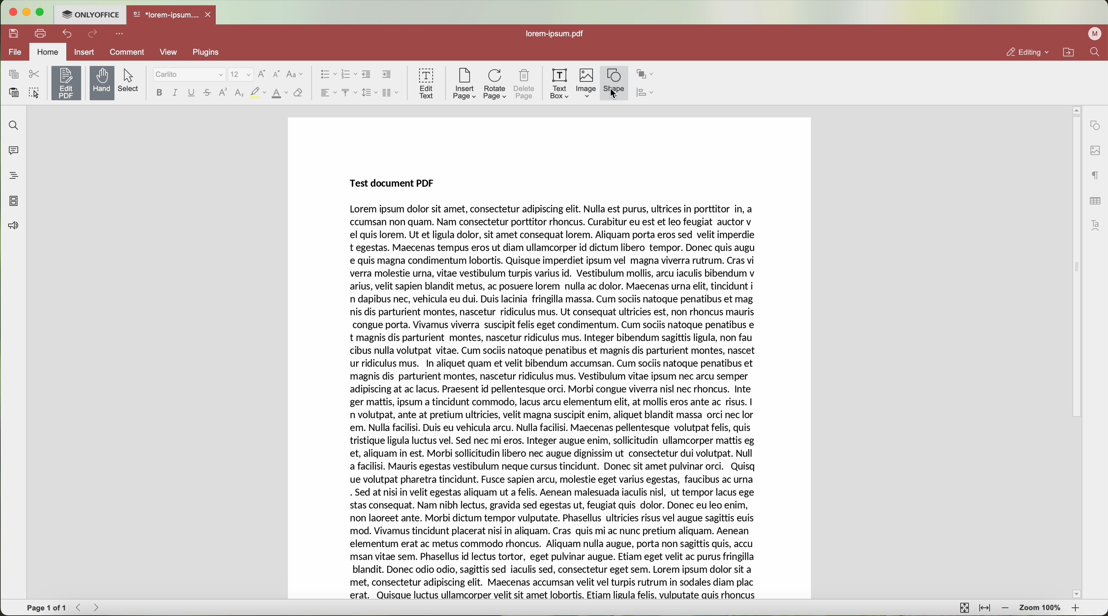  What do you see at coordinates (1028, 52) in the screenshot?
I see `editing` at bounding box center [1028, 52].